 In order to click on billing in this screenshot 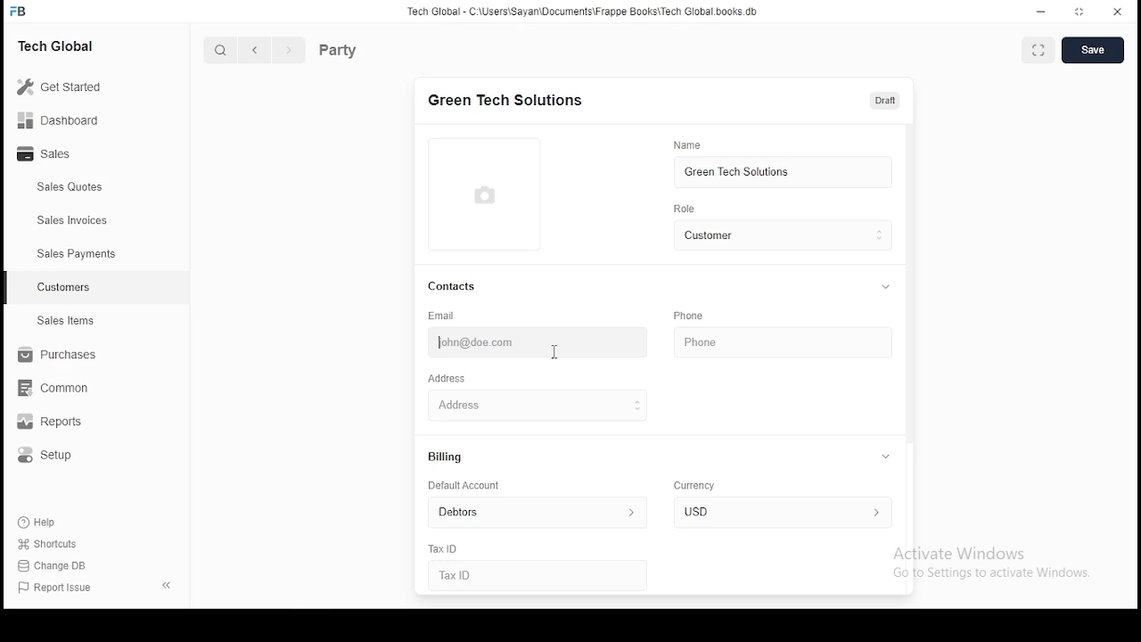, I will do `click(447, 458)`.